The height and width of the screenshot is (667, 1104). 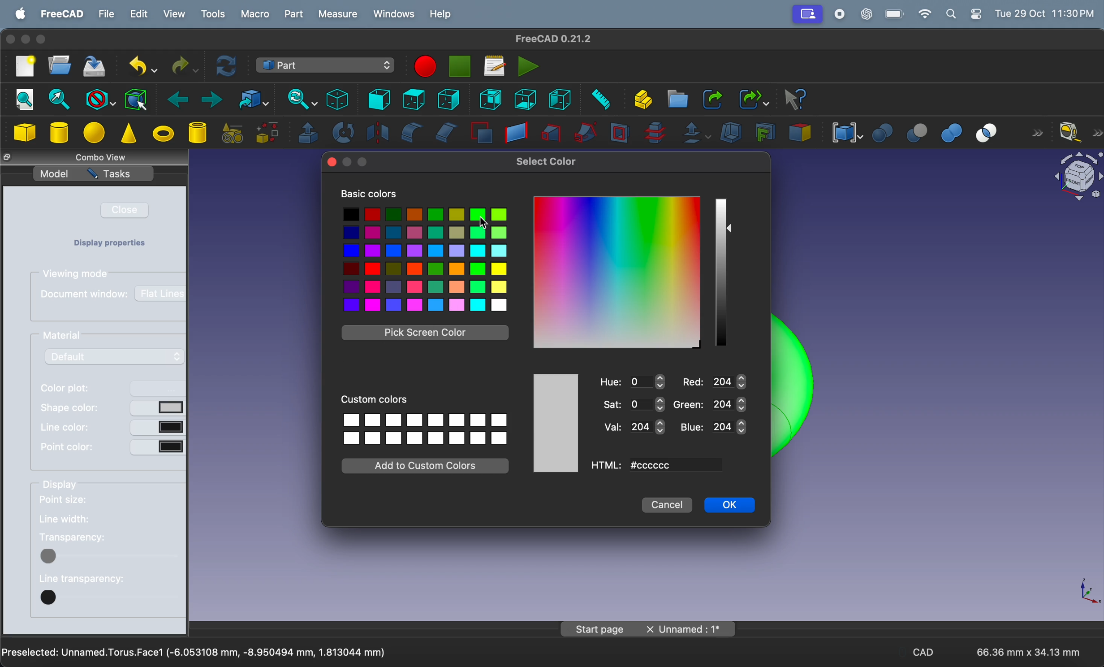 What do you see at coordinates (560, 100) in the screenshot?
I see `left view` at bounding box center [560, 100].